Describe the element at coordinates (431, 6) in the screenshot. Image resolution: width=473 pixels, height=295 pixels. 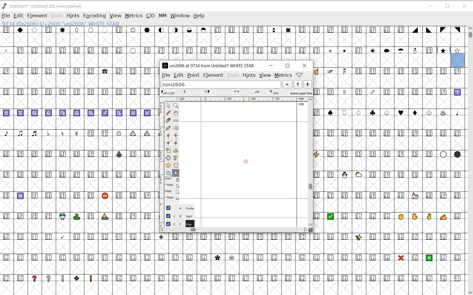
I see `MINIMIZE` at that location.